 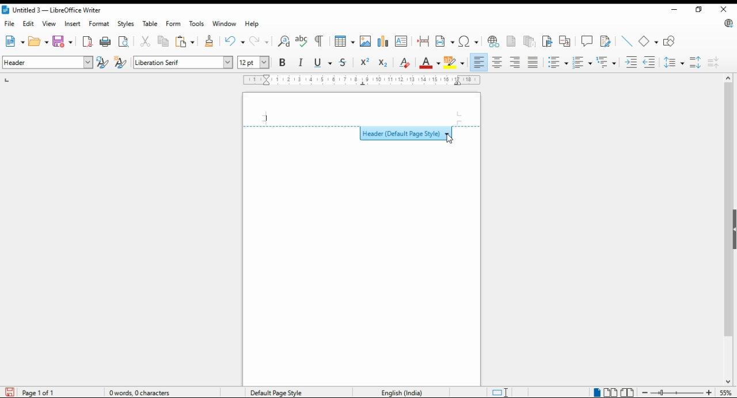 I want to click on close window, so click(x=723, y=10).